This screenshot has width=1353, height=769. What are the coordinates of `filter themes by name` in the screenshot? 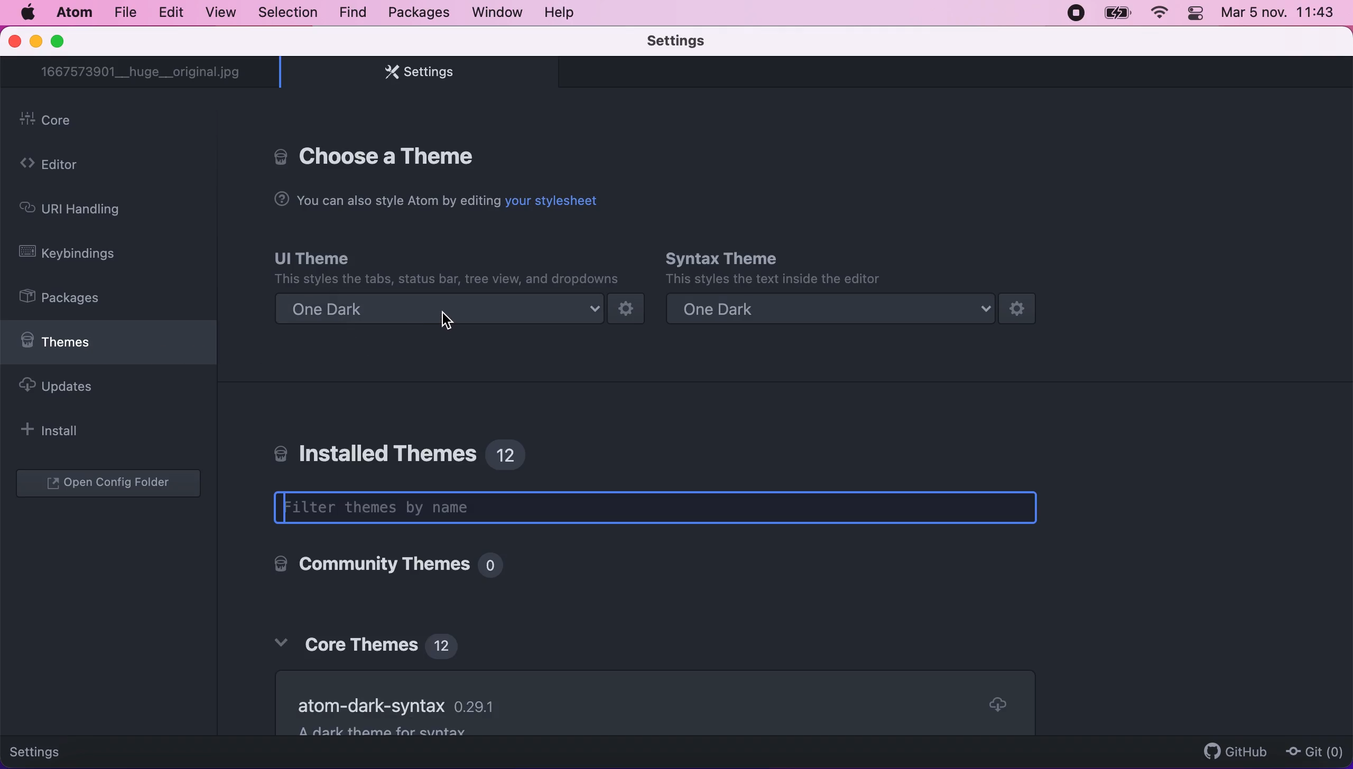 It's located at (669, 509).